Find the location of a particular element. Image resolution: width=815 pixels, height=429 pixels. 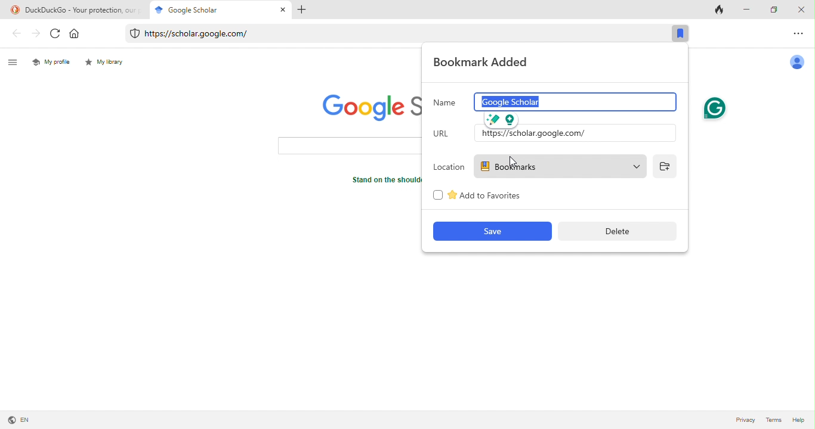

open assistant is located at coordinates (511, 120).